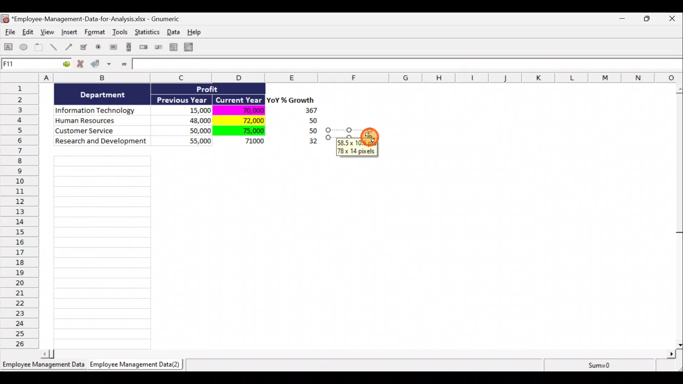 This screenshot has width=683, height=384. Describe the element at coordinates (69, 47) in the screenshot. I see `Create an arrow object` at that location.